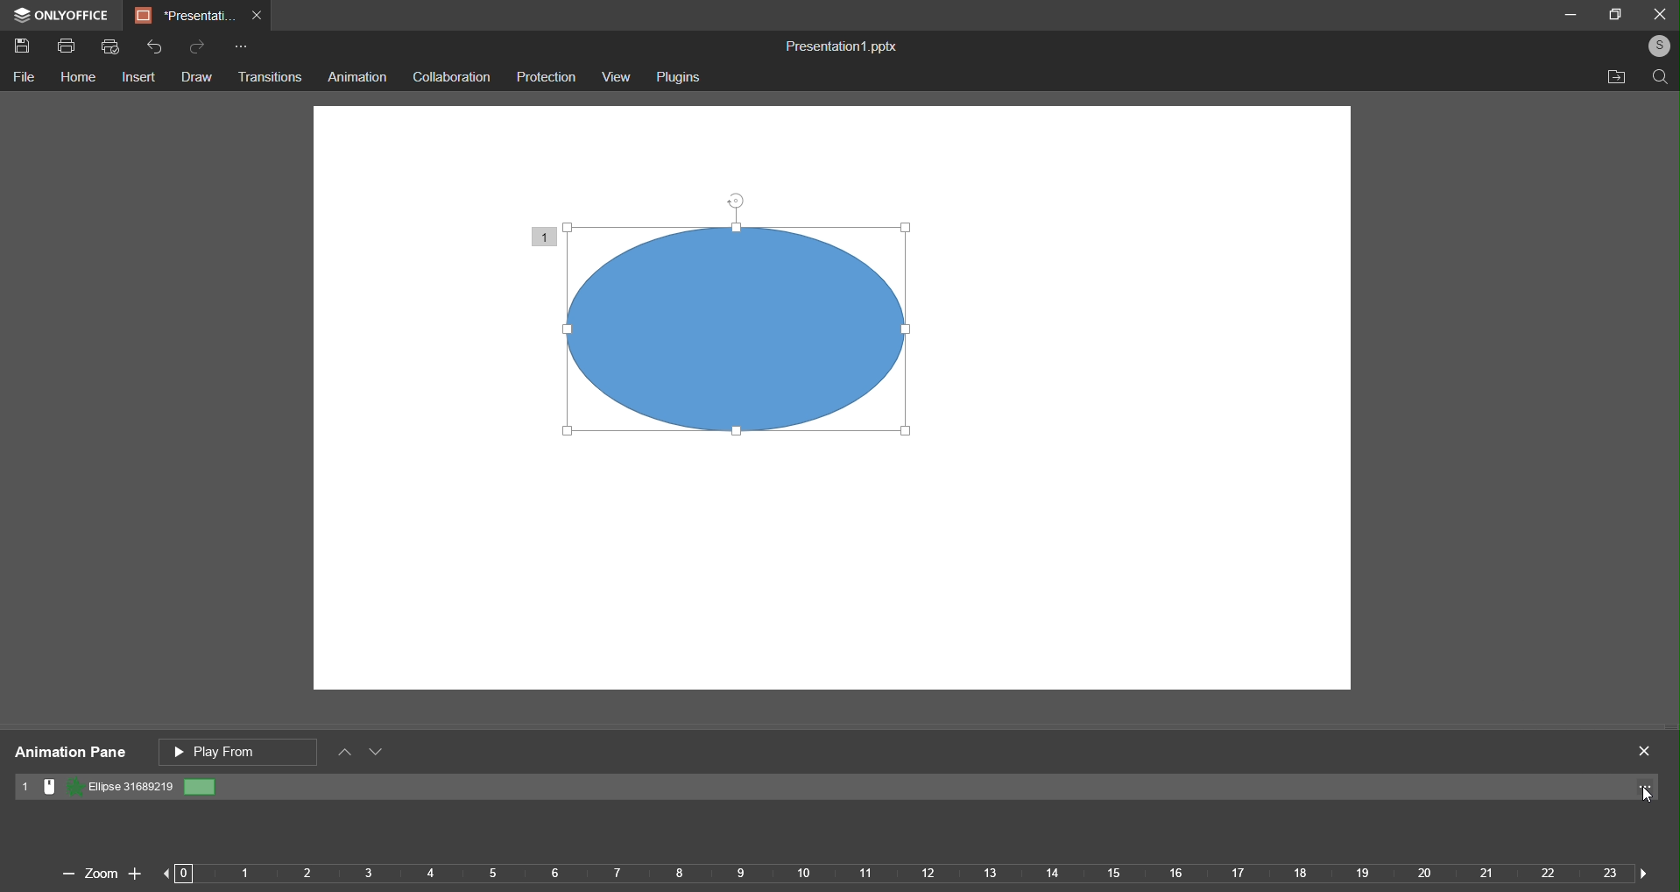 The width and height of the screenshot is (1680, 892). I want to click on number of animation, so click(545, 235).